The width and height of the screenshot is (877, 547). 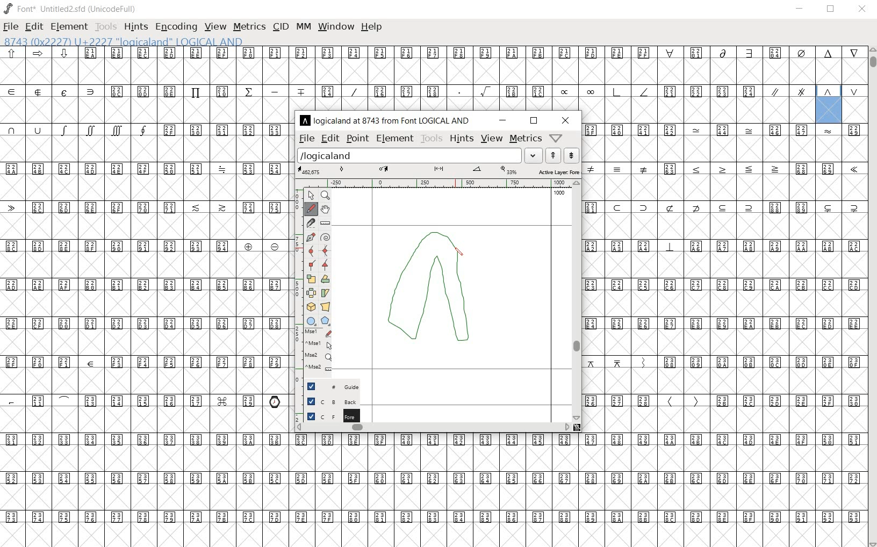 What do you see at coordinates (801, 10) in the screenshot?
I see `minimize` at bounding box center [801, 10].